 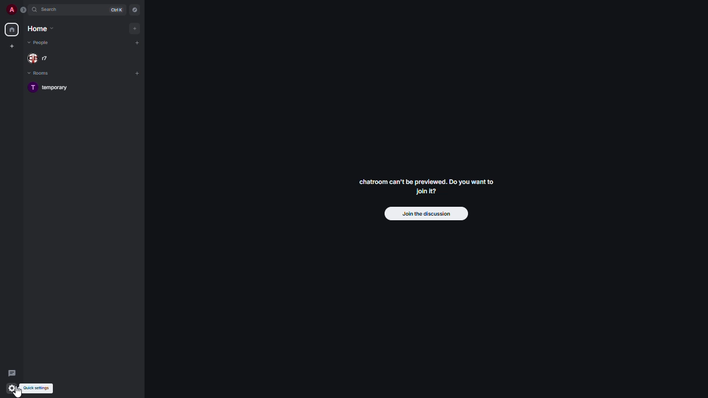 What do you see at coordinates (136, 28) in the screenshot?
I see `add` at bounding box center [136, 28].